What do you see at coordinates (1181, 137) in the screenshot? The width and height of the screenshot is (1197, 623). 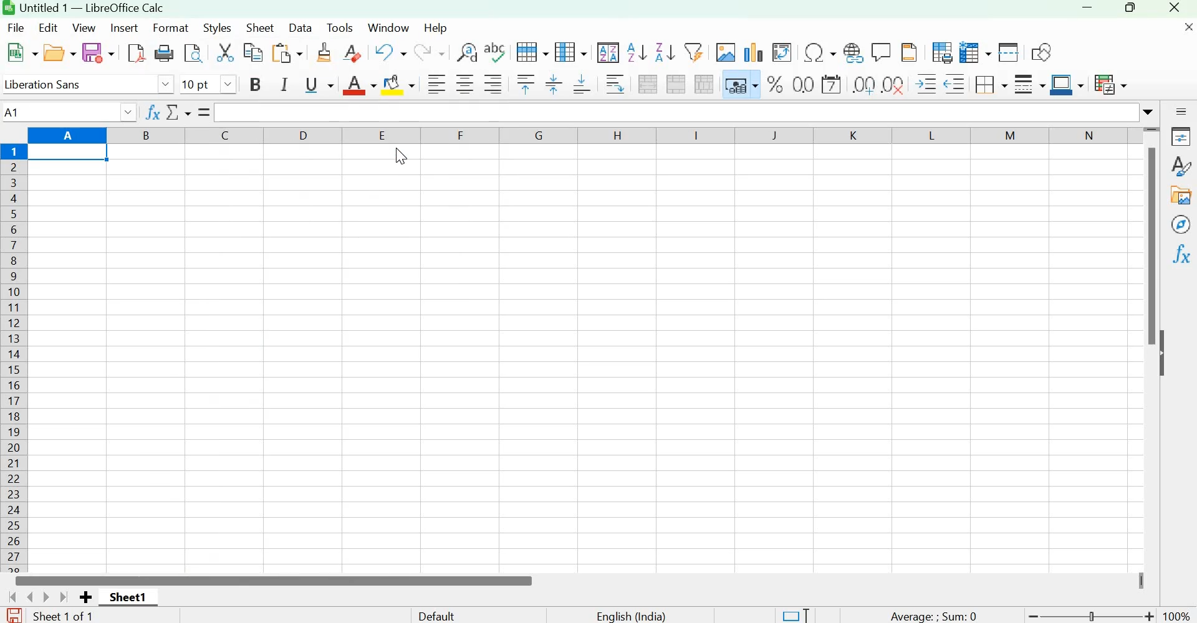 I see `Properties` at bounding box center [1181, 137].